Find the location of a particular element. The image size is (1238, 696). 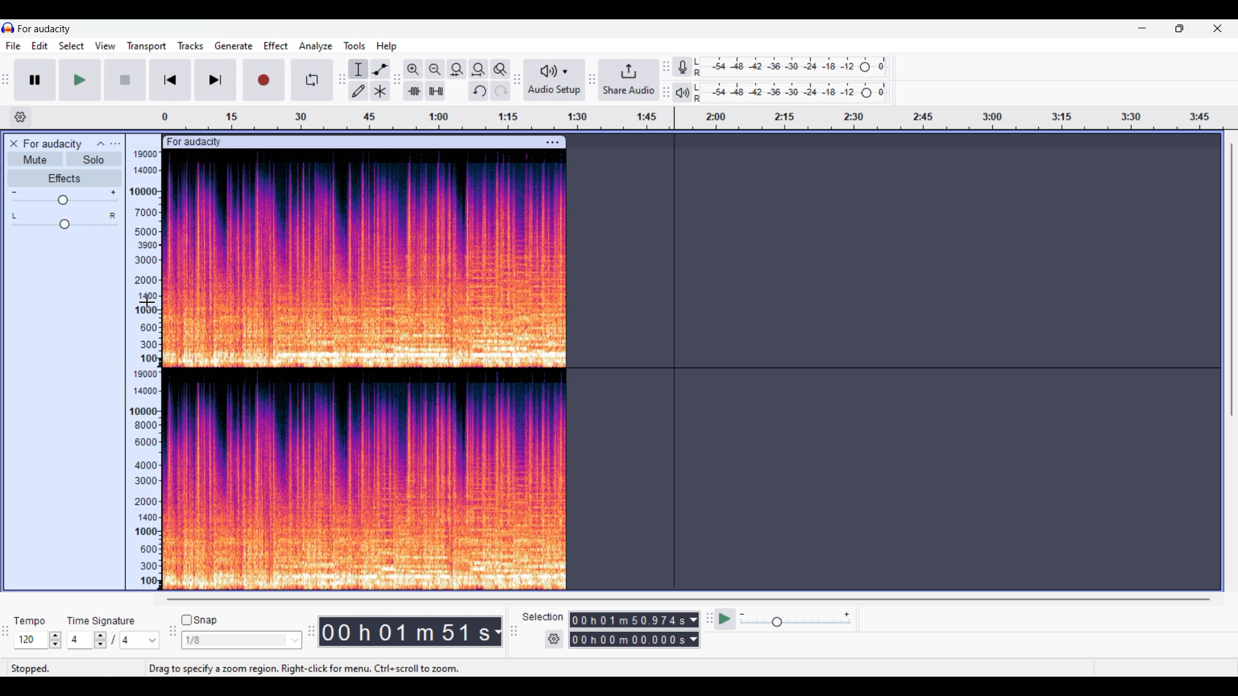

Tracks menu is located at coordinates (191, 45).